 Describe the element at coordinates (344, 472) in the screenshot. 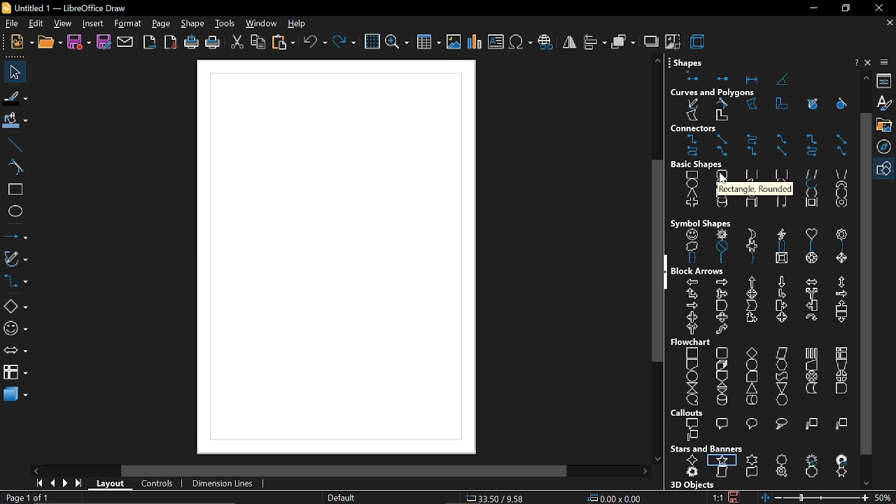

I see `scroll bar` at that location.